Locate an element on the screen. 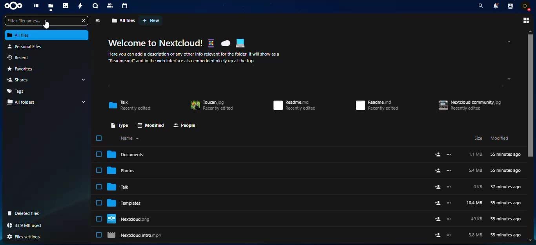 The height and width of the screenshot is (245, 536). more is located at coordinates (449, 203).